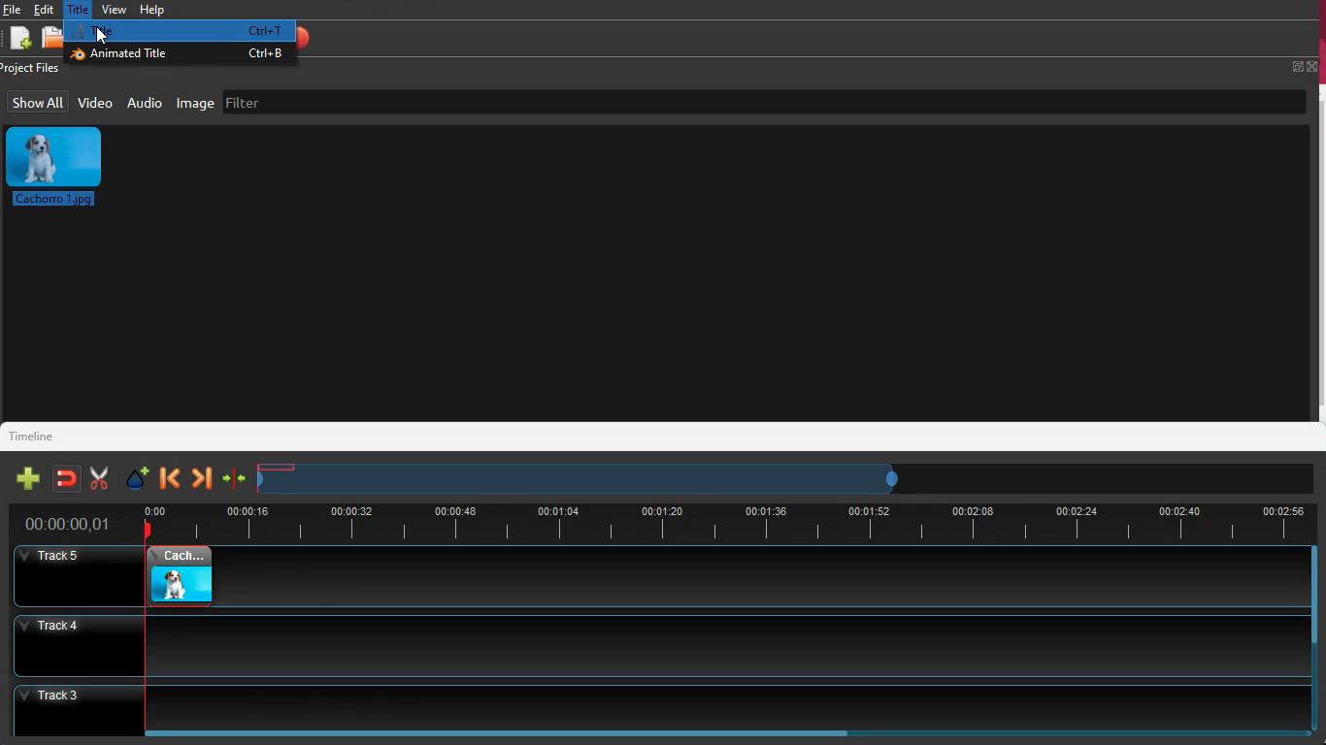 Image resolution: width=1326 pixels, height=745 pixels. What do you see at coordinates (201, 479) in the screenshot?
I see `forward` at bounding box center [201, 479].